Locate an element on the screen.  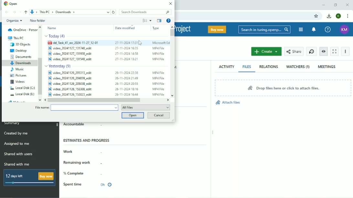
scroll down is located at coordinates (173, 94).